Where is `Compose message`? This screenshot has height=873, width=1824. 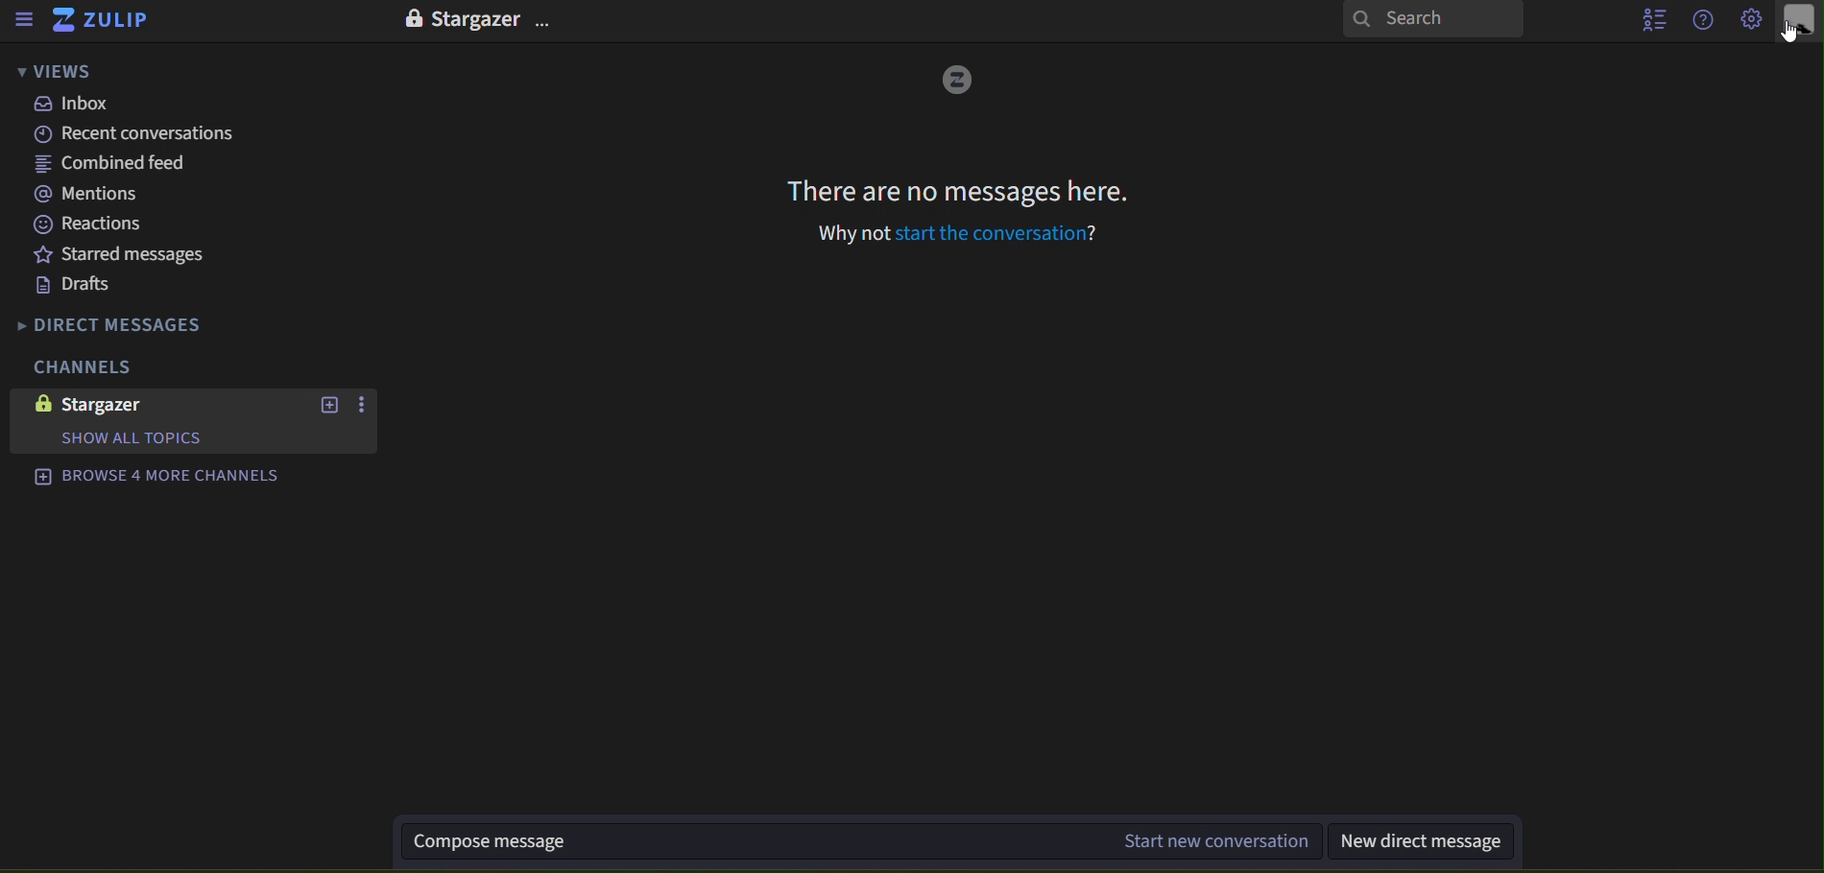
Compose message is located at coordinates (747, 842).